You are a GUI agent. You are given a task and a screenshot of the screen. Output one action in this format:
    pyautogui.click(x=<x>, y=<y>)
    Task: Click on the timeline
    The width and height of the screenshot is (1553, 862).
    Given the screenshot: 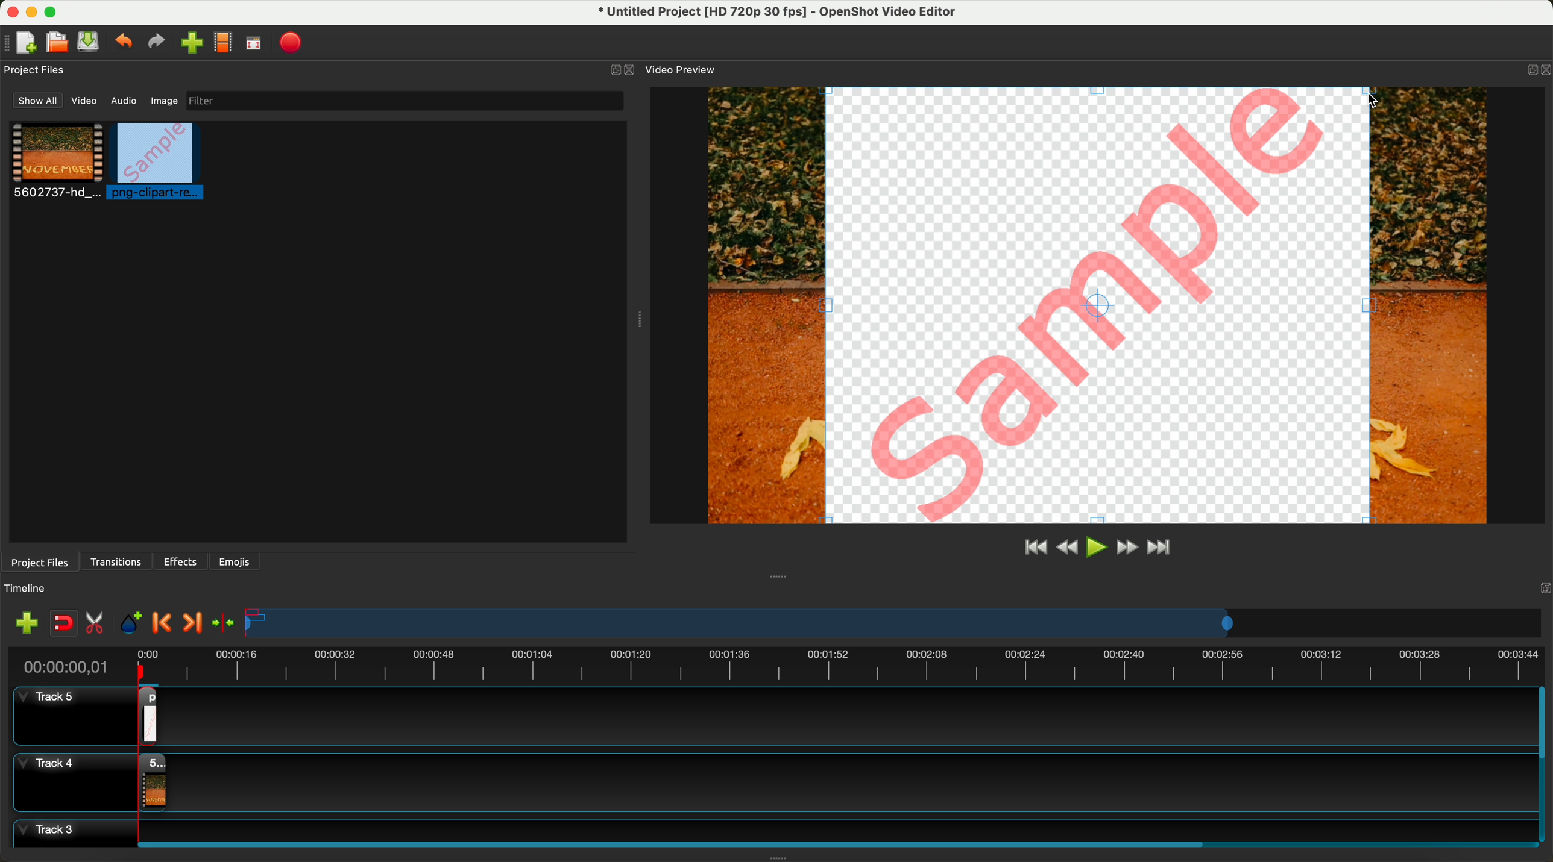 What is the action you would take?
    pyautogui.click(x=895, y=624)
    